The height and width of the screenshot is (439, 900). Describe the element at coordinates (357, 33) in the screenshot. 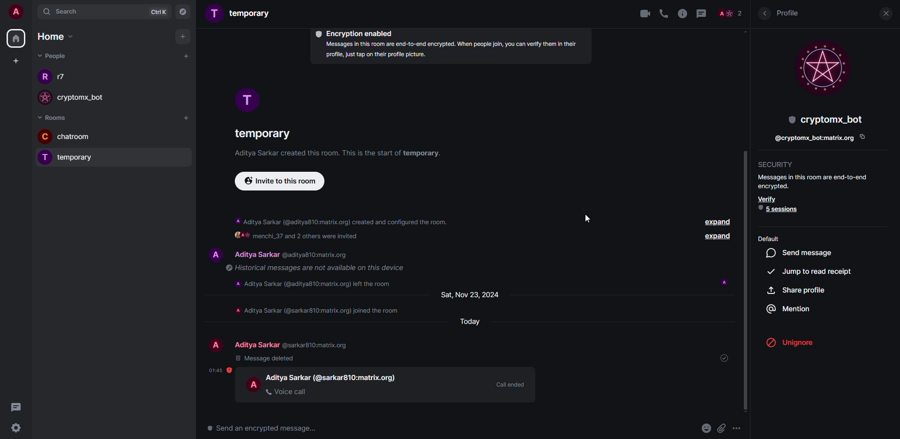

I see `encryption enabled` at that location.